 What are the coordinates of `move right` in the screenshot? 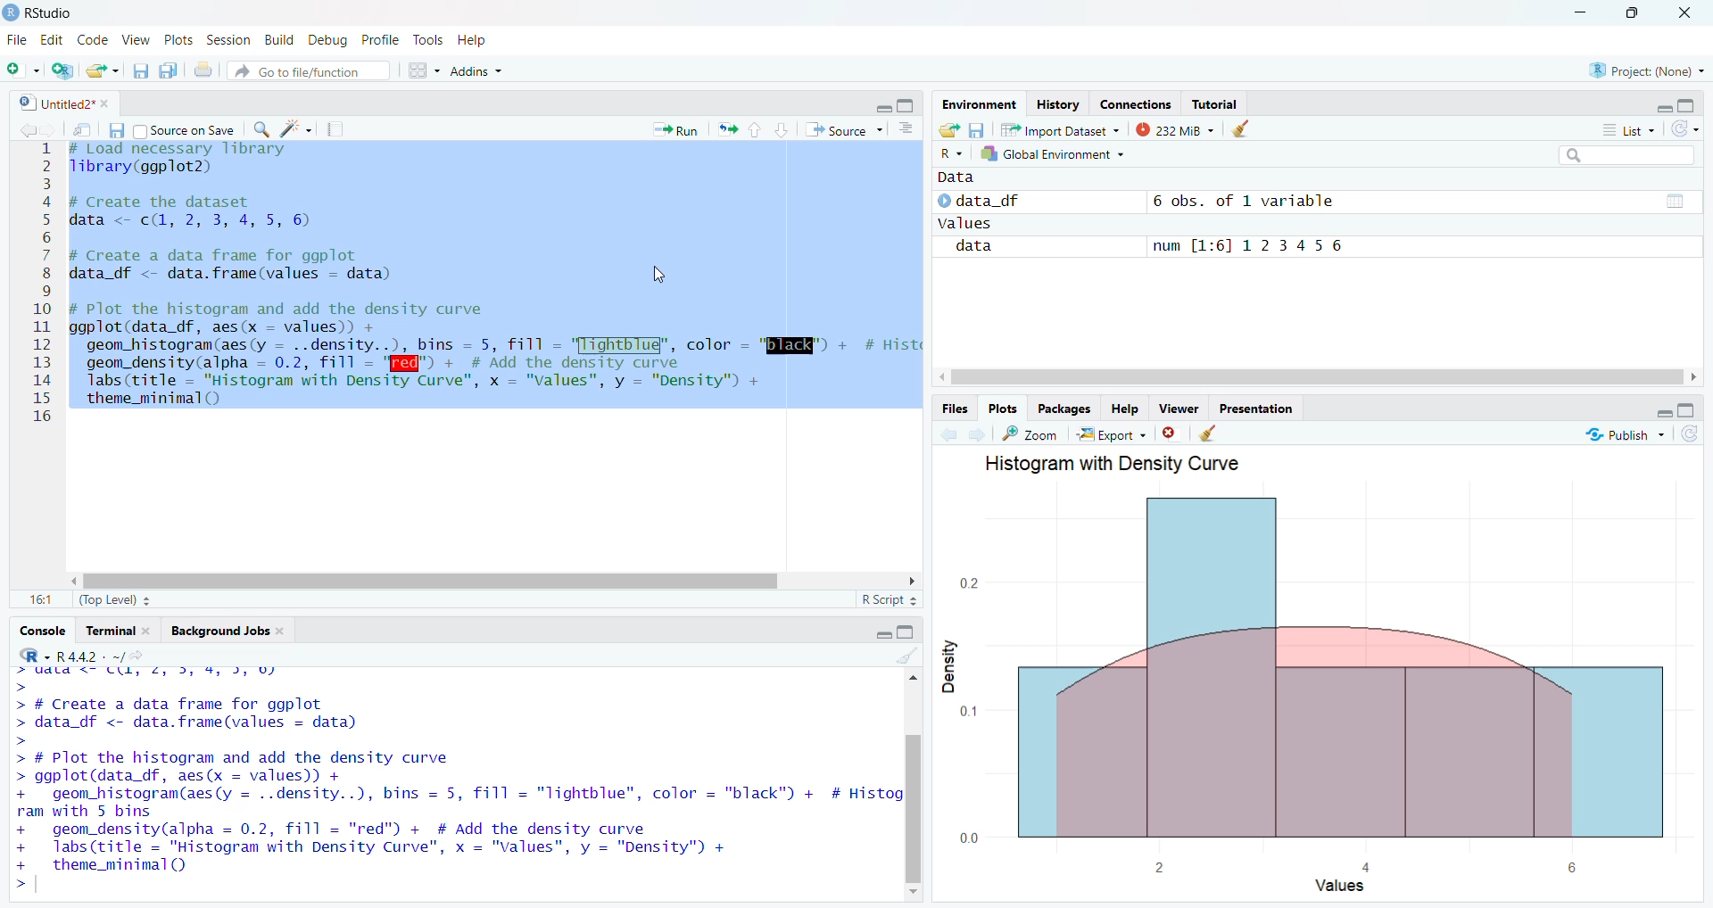 It's located at (943, 376).